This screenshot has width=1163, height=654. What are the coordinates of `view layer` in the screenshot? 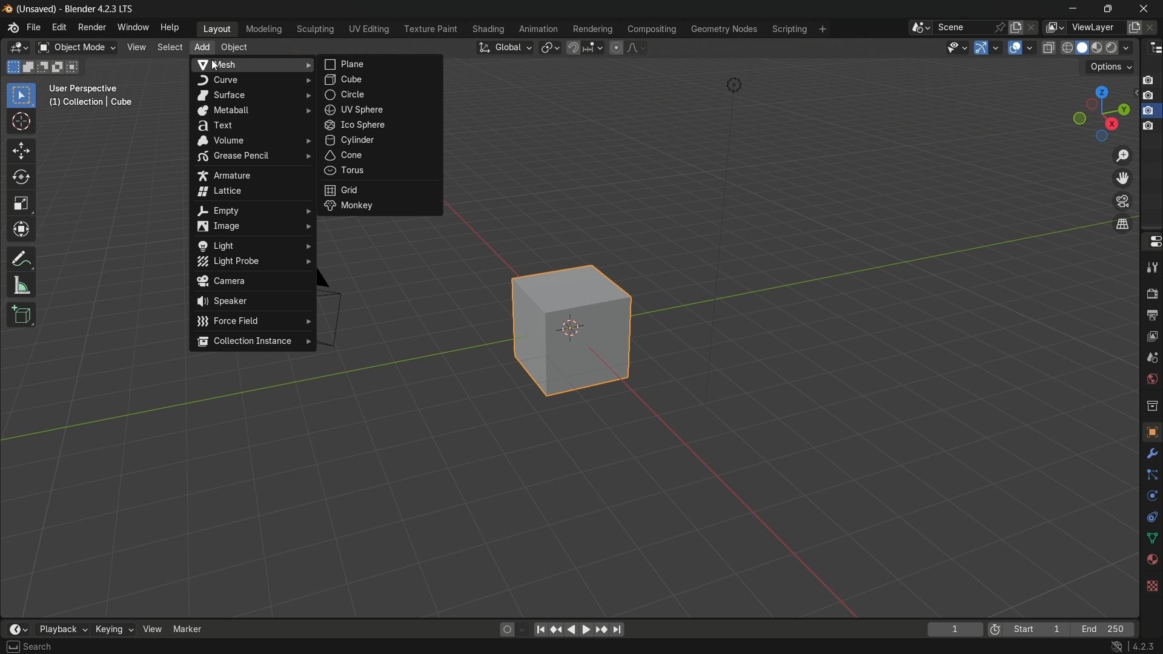 It's located at (1053, 27).